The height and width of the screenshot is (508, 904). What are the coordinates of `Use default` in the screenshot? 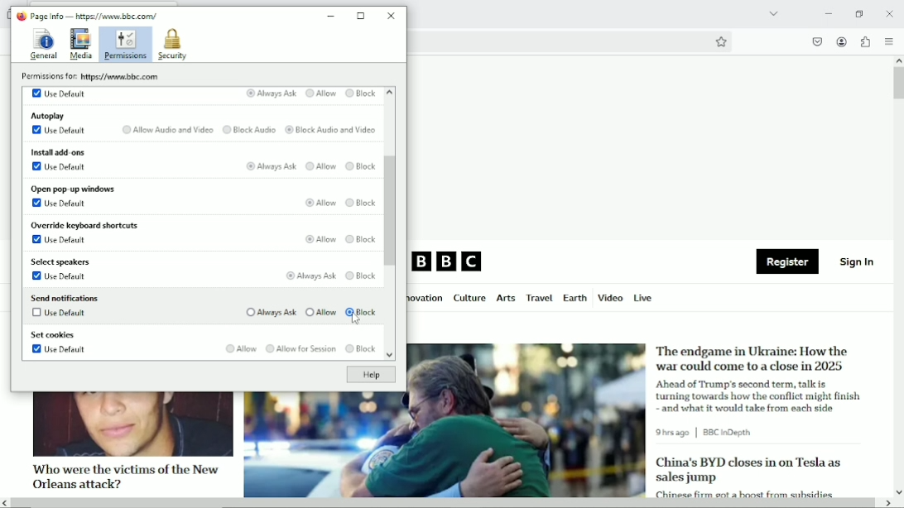 It's located at (60, 315).